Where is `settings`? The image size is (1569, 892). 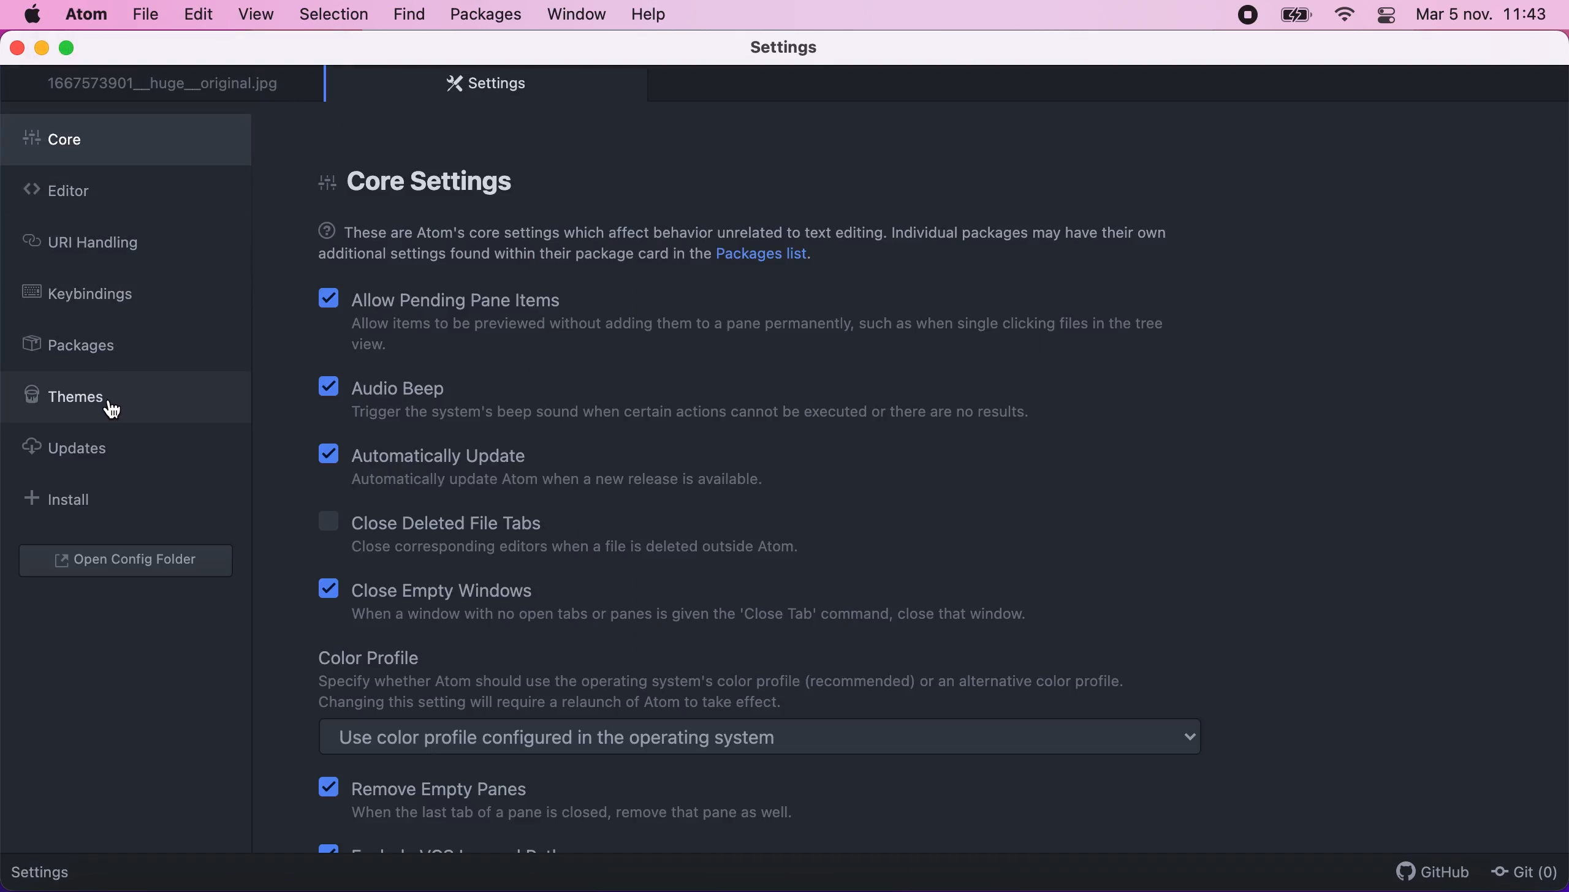 settings is located at coordinates (791, 49).